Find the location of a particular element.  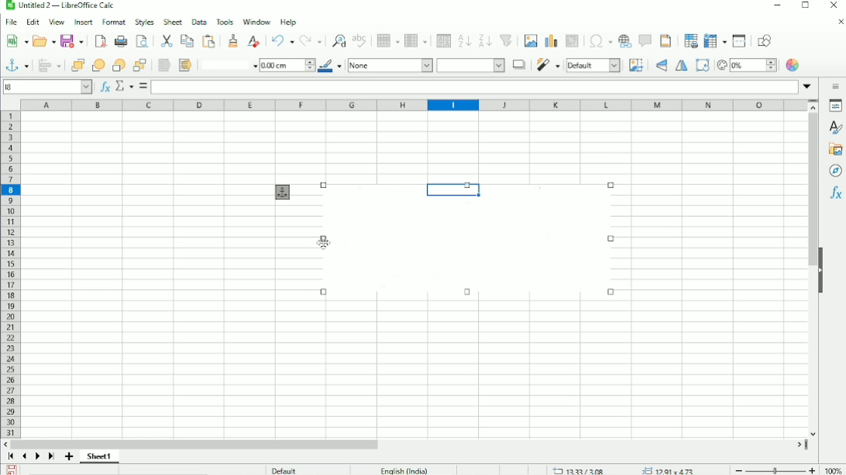

Color is located at coordinates (794, 65).